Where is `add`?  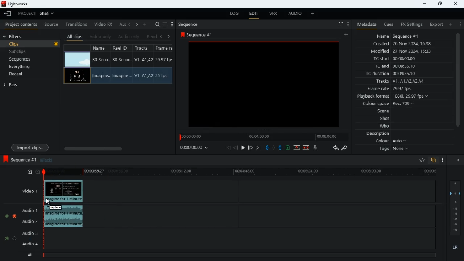 add is located at coordinates (452, 25).